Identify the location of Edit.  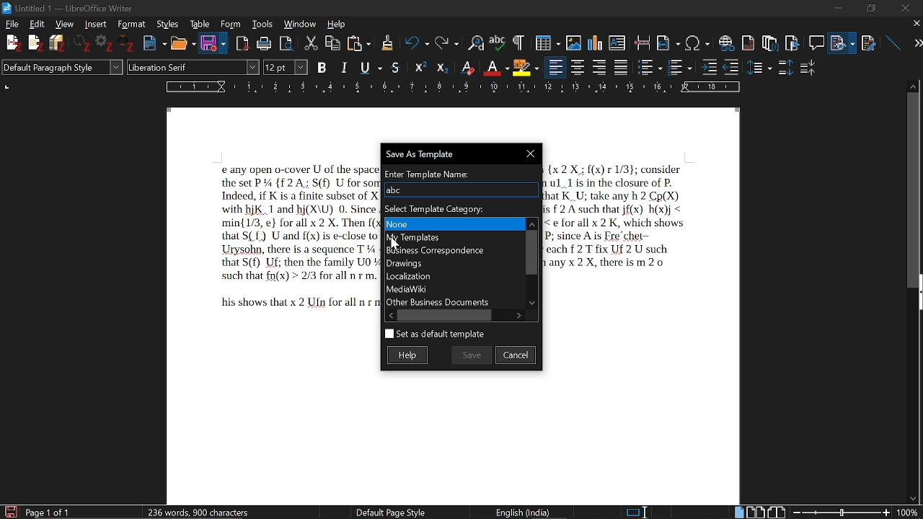
(39, 24).